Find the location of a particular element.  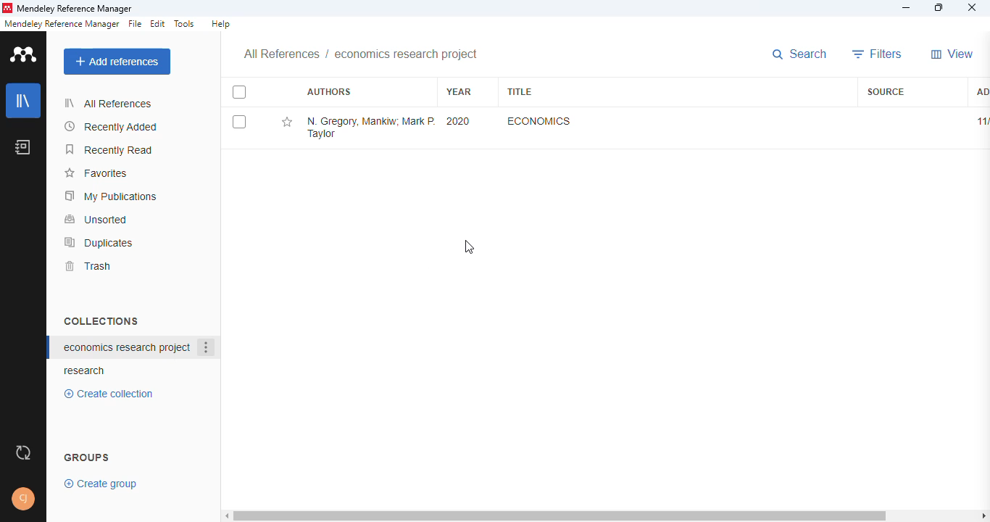

mendeley reference manager is located at coordinates (75, 9).